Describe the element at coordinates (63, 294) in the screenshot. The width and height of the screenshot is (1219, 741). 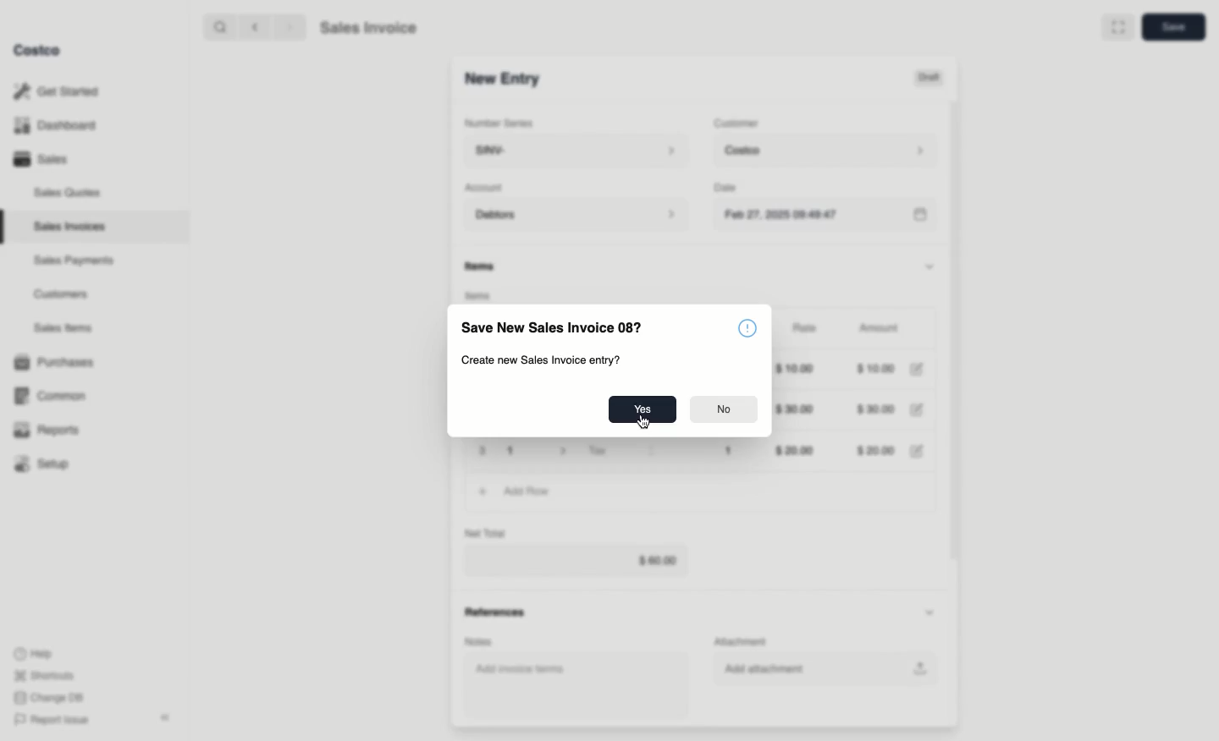
I see `Customers` at that location.